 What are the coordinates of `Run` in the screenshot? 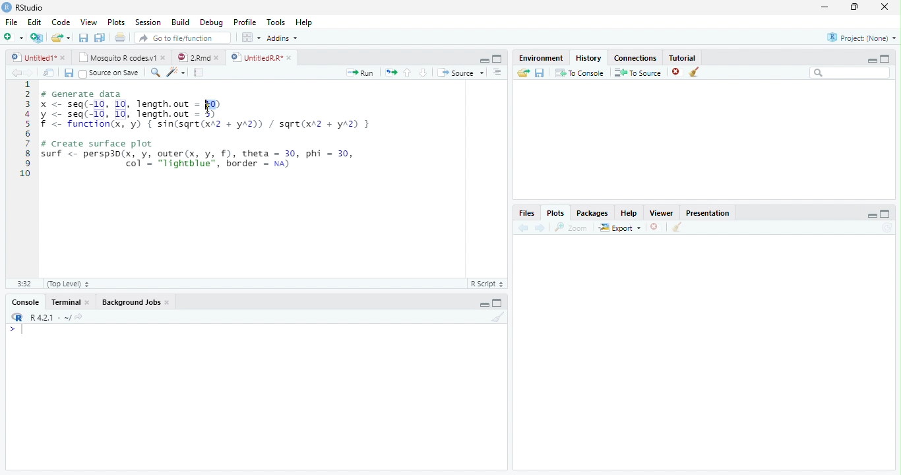 It's located at (359, 73).